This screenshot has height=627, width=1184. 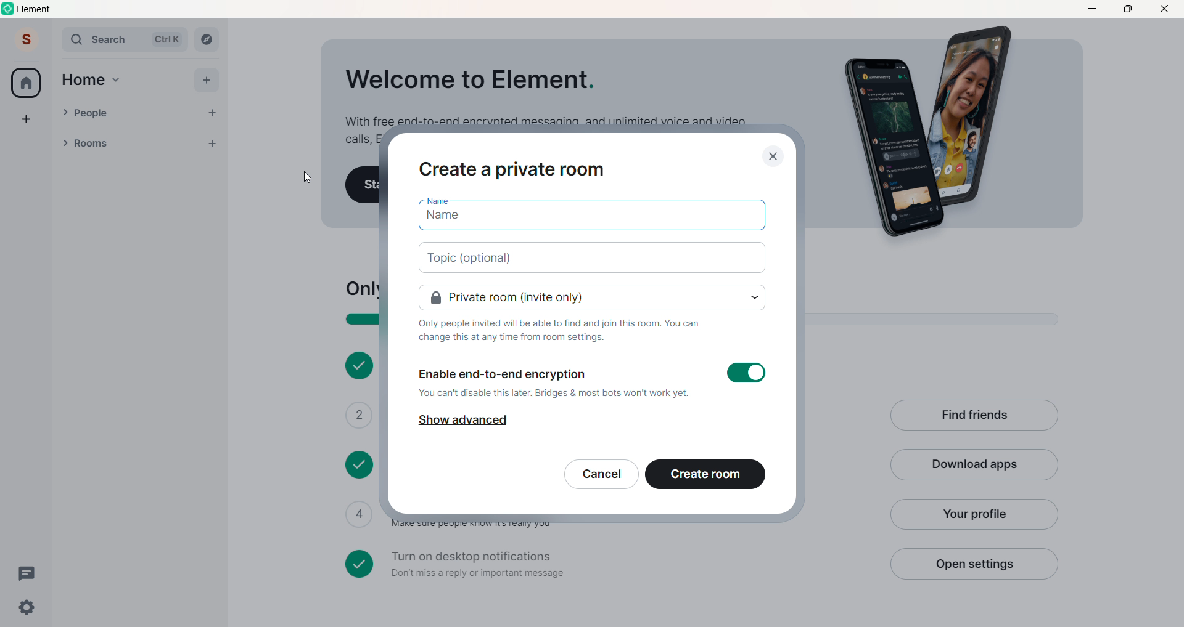 I want to click on add name, so click(x=591, y=218).